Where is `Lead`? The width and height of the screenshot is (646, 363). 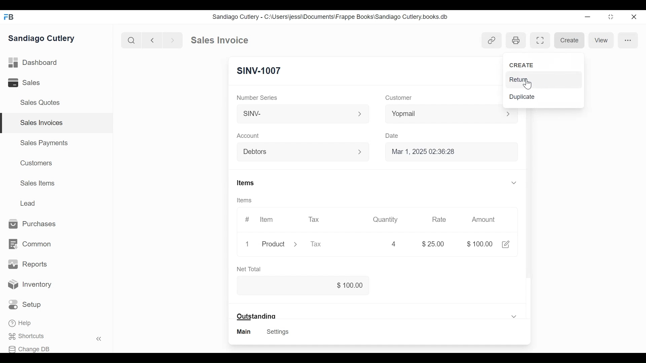 Lead is located at coordinates (28, 202).